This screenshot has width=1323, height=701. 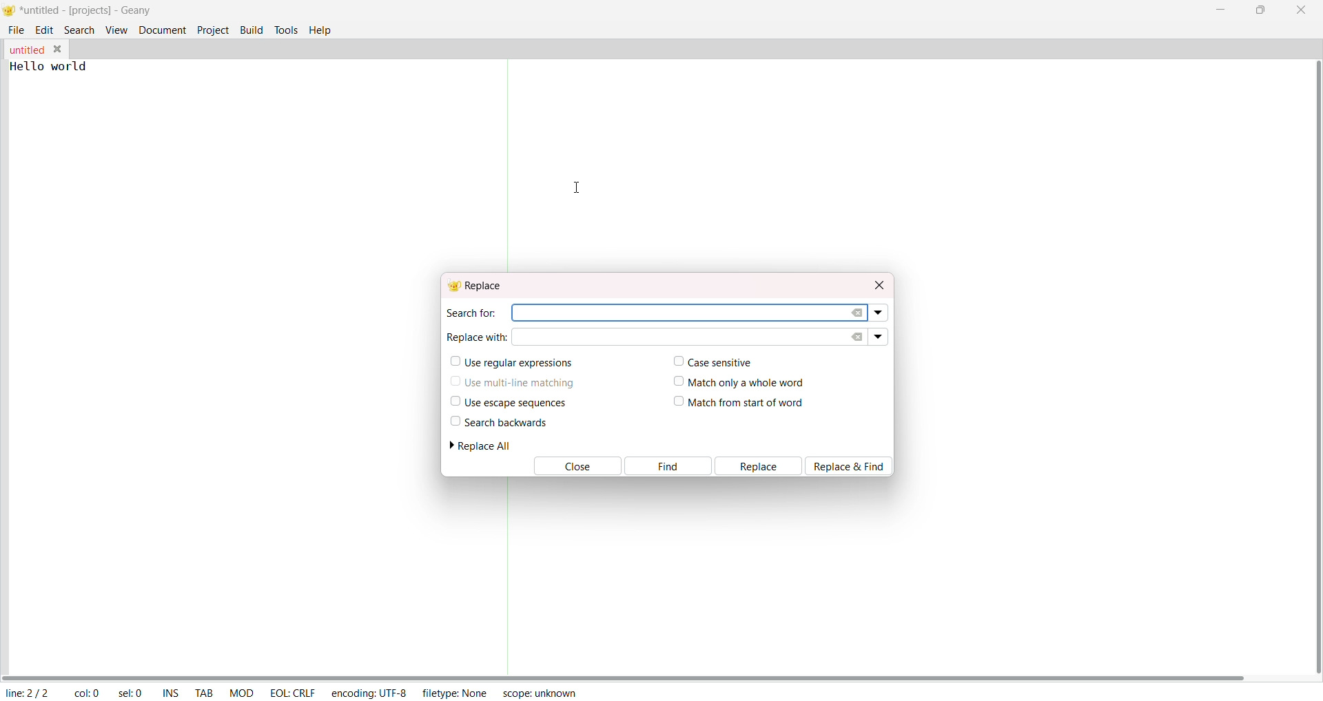 What do you see at coordinates (678, 339) in the screenshot?
I see `replace input area` at bounding box center [678, 339].